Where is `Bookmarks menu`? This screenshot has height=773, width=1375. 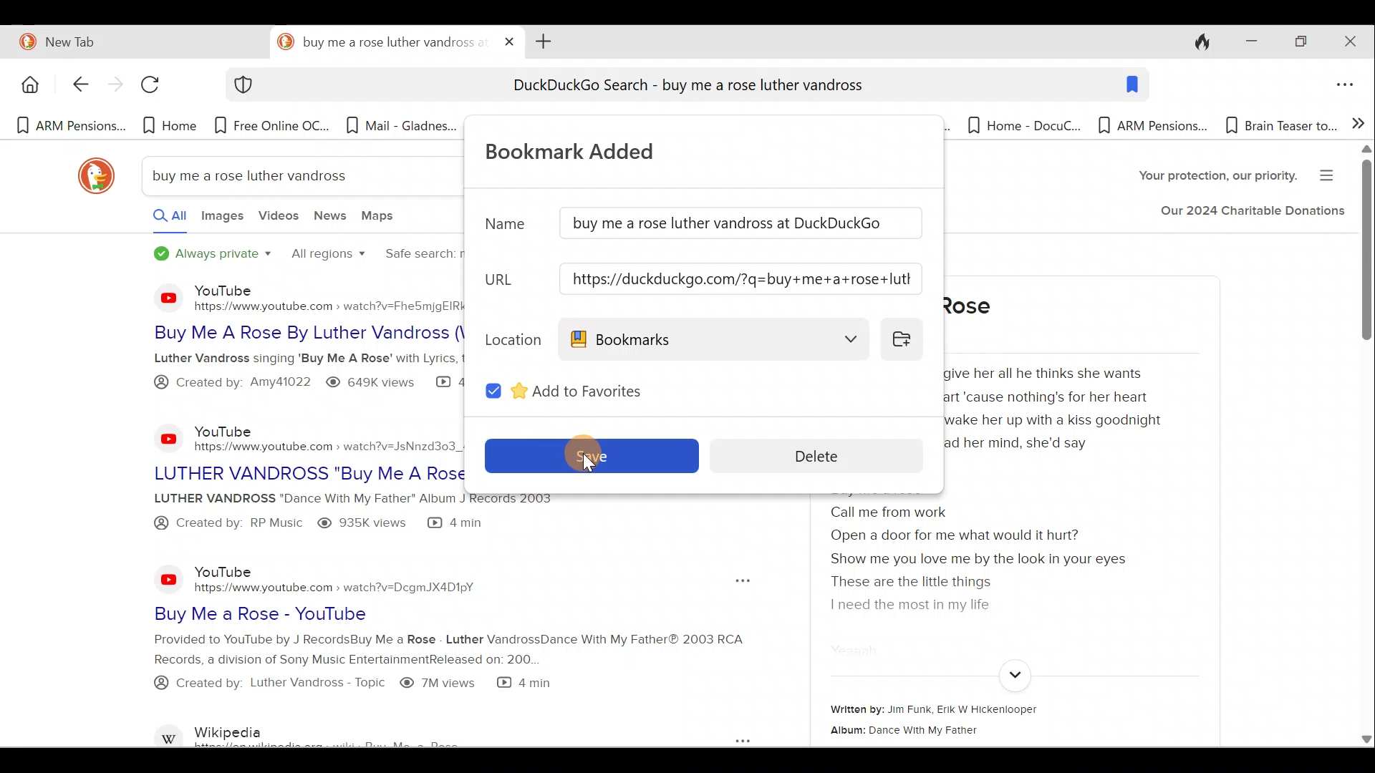 Bookmarks menu is located at coordinates (715, 339).